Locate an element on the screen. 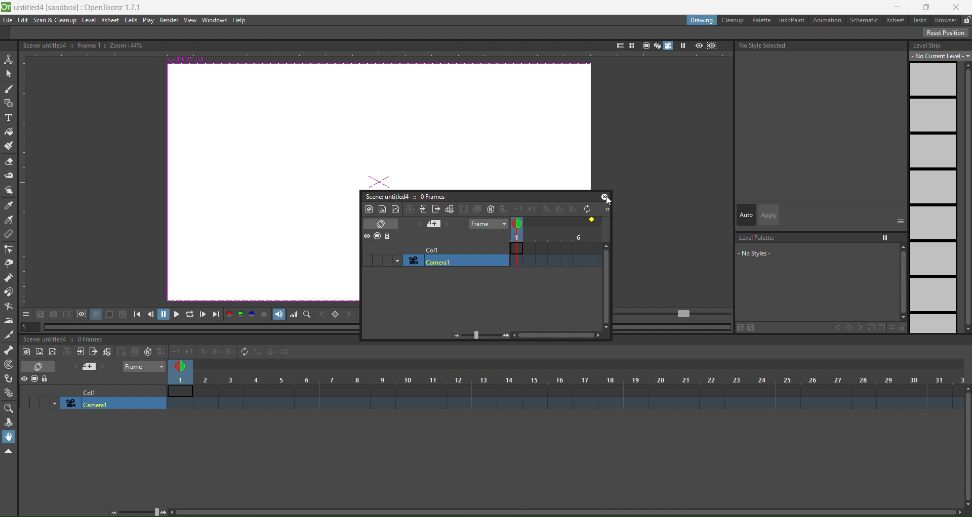  soundtrack is located at coordinates (279, 314).